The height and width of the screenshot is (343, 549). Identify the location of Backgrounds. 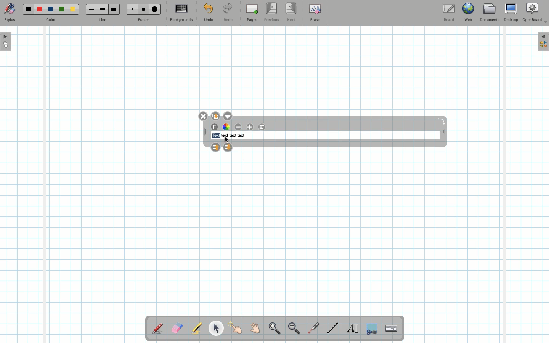
(181, 13).